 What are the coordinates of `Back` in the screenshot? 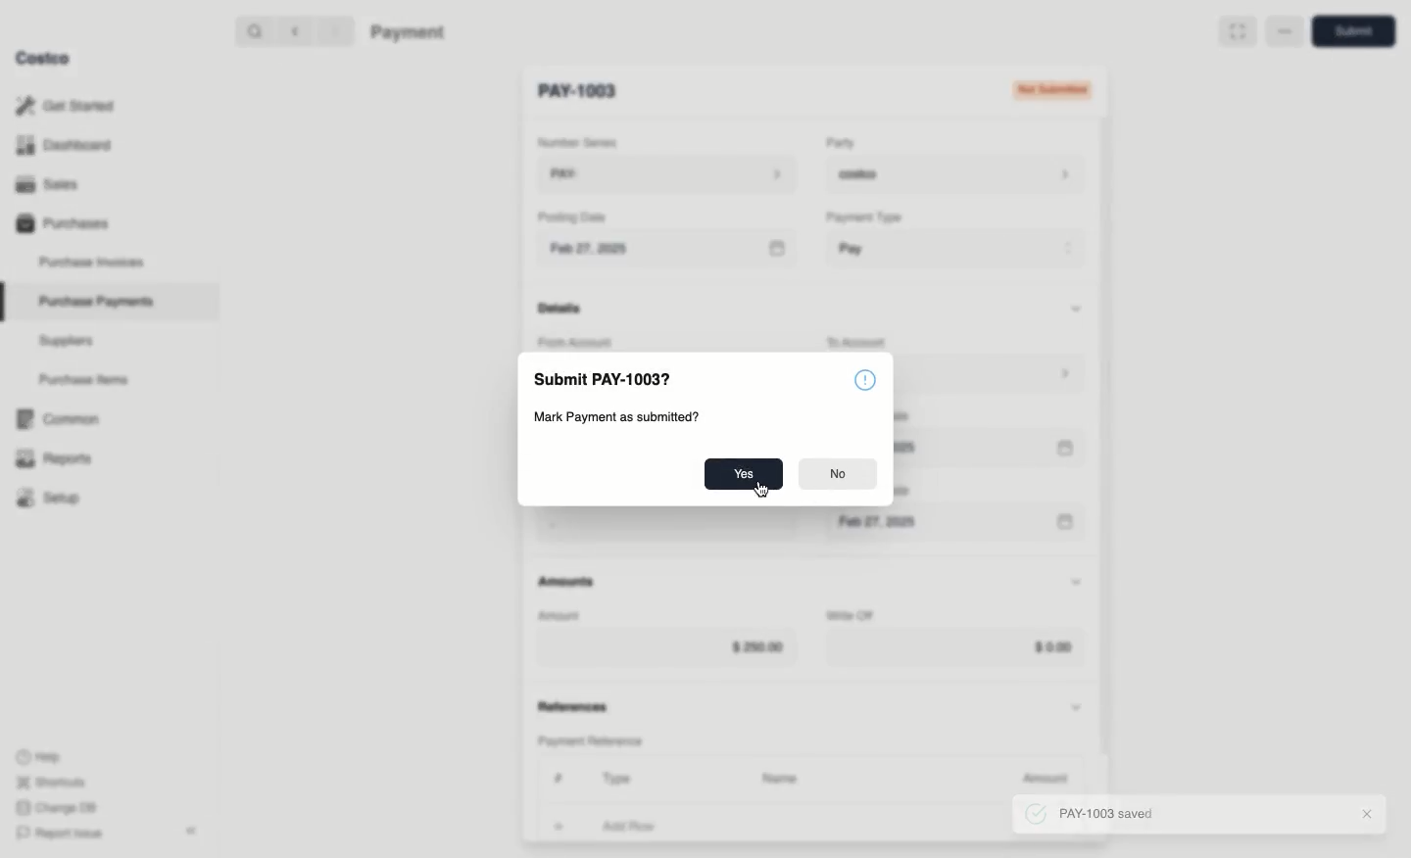 It's located at (295, 30).